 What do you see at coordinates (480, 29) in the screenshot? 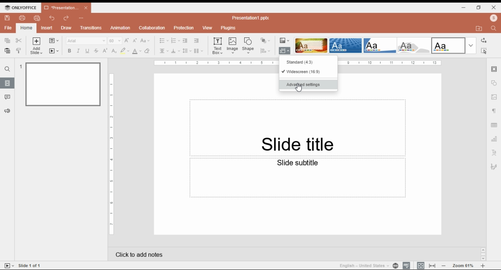
I see `open file location` at bounding box center [480, 29].